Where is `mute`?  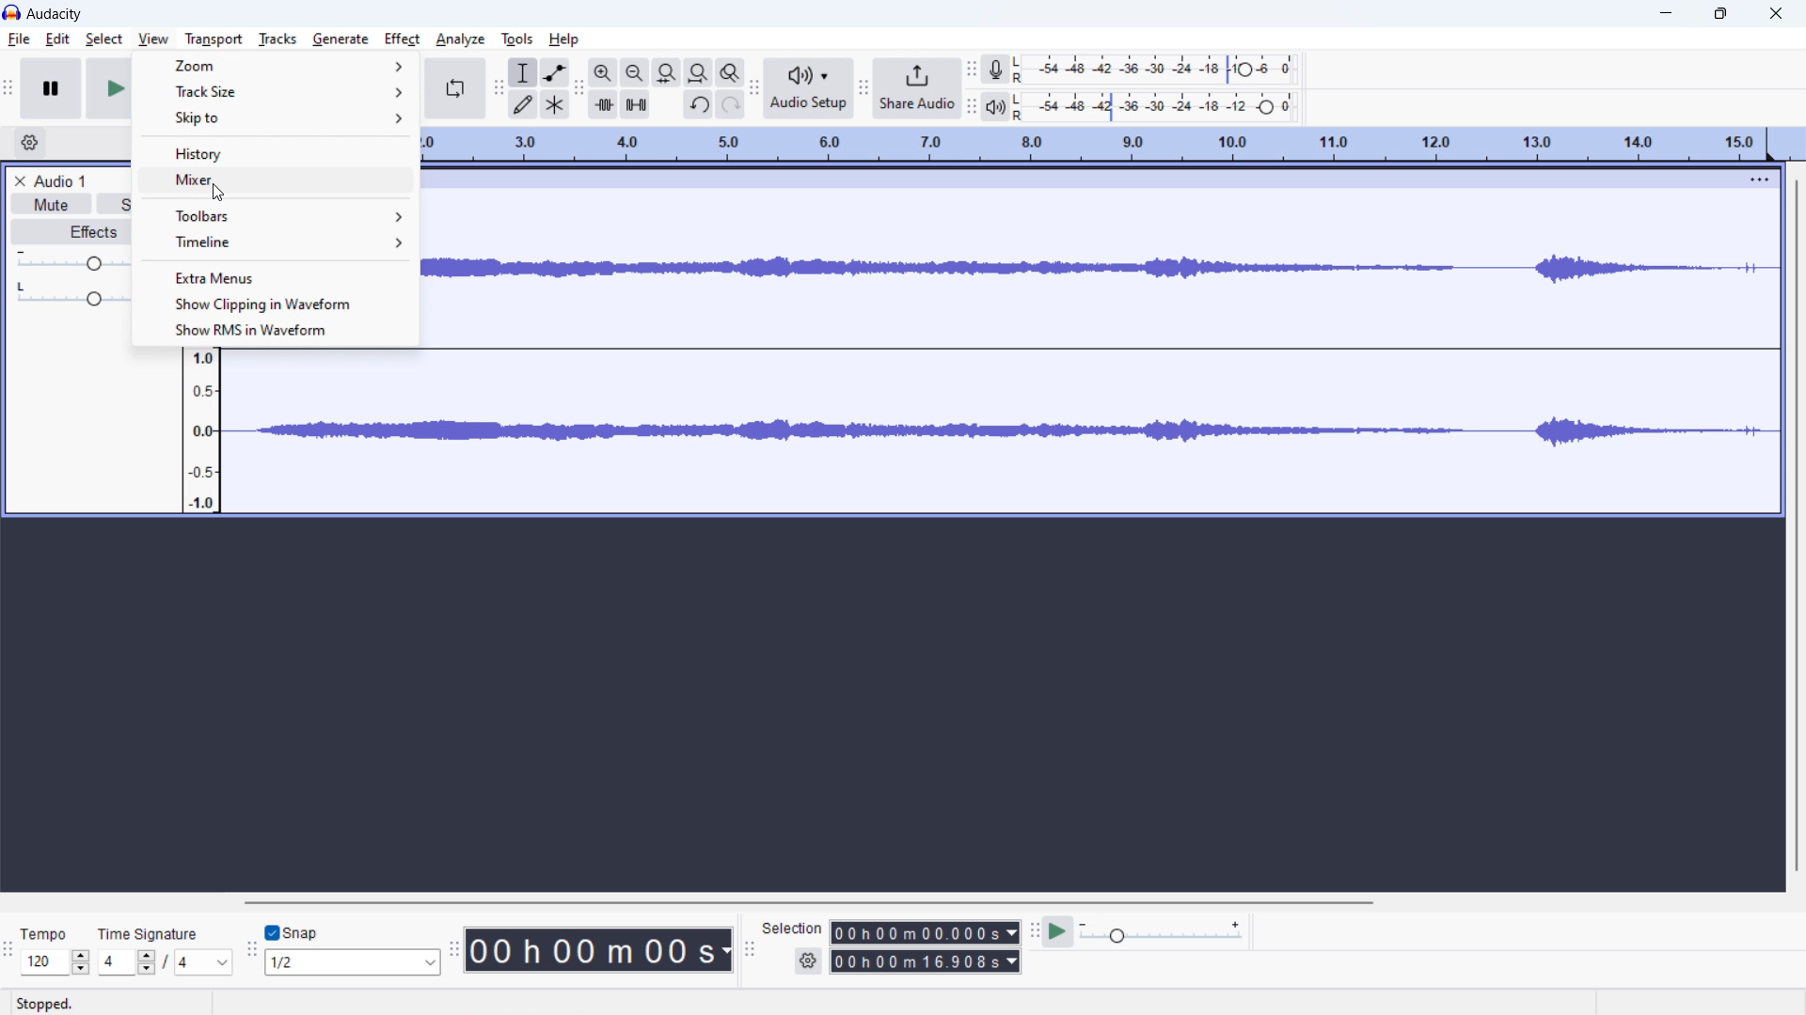 mute is located at coordinates (52, 204).